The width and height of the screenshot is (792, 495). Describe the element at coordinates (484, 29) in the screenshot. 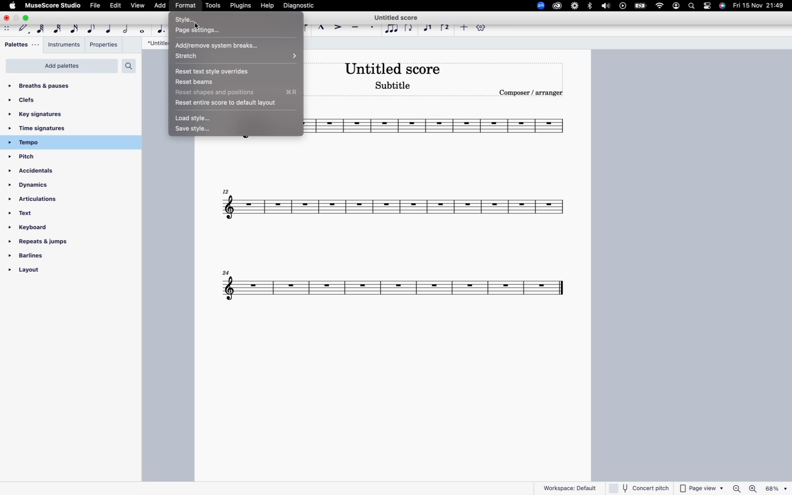

I see `settings` at that location.